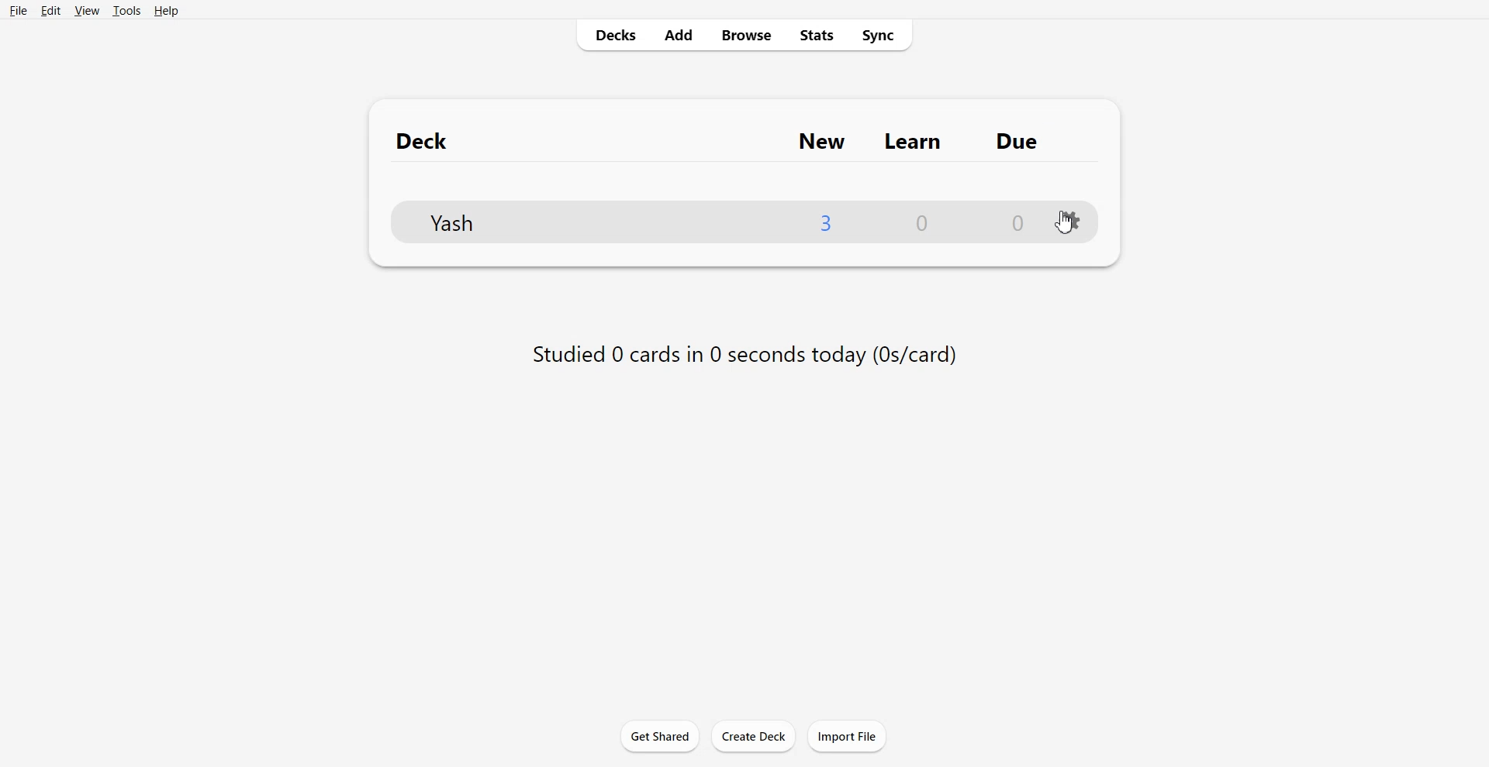 This screenshot has height=767, width=1489. I want to click on Get shared, so click(659, 736).